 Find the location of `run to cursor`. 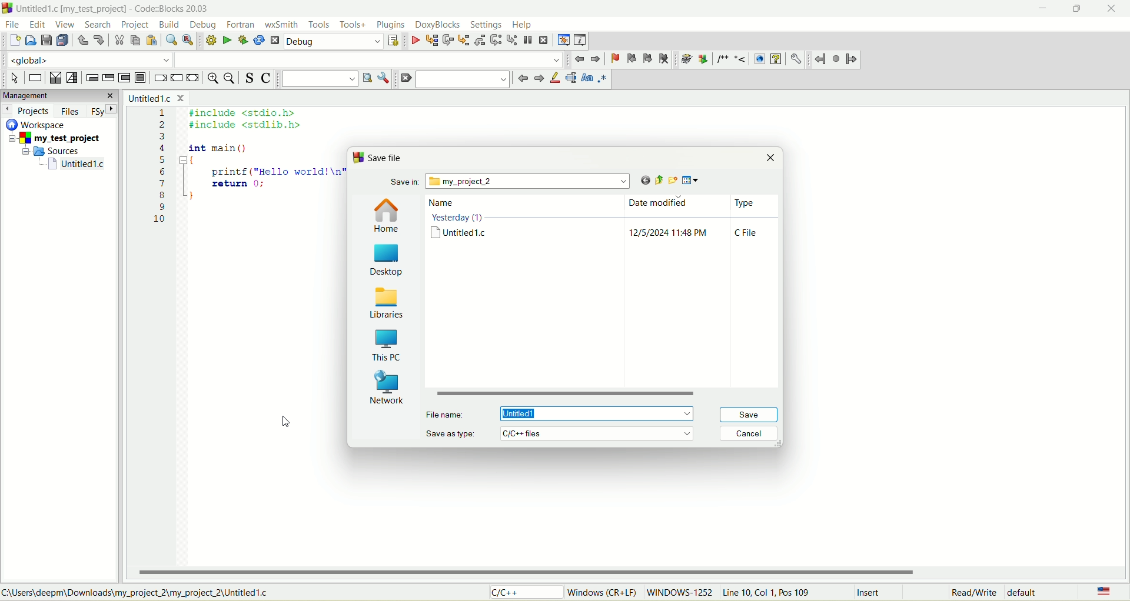

run to cursor is located at coordinates (431, 42).